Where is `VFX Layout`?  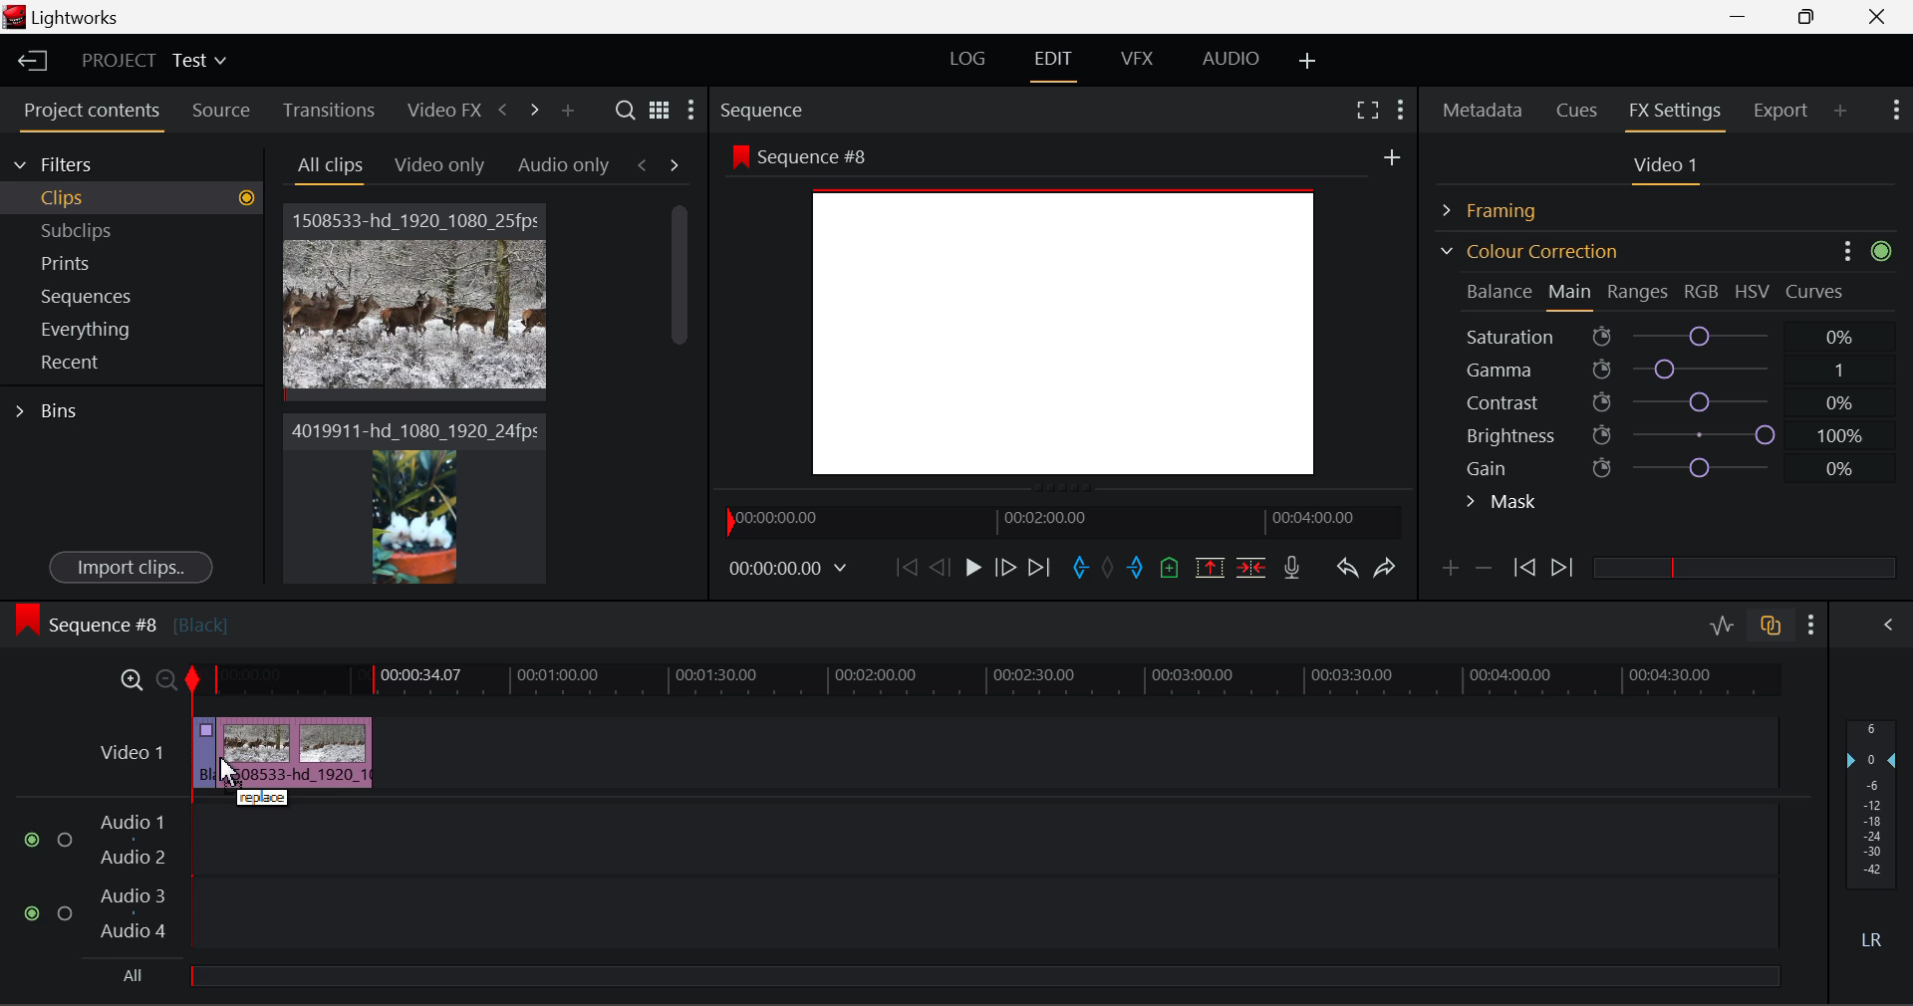
VFX Layout is located at coordinates (1141, 61).